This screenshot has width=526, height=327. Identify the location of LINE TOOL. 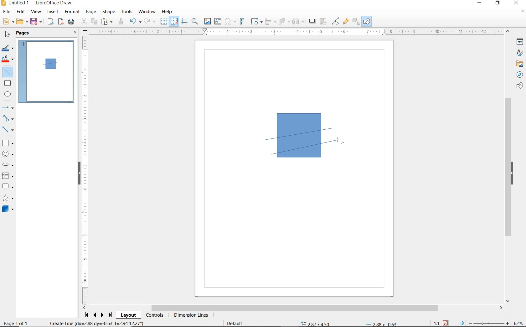
(275, 156).